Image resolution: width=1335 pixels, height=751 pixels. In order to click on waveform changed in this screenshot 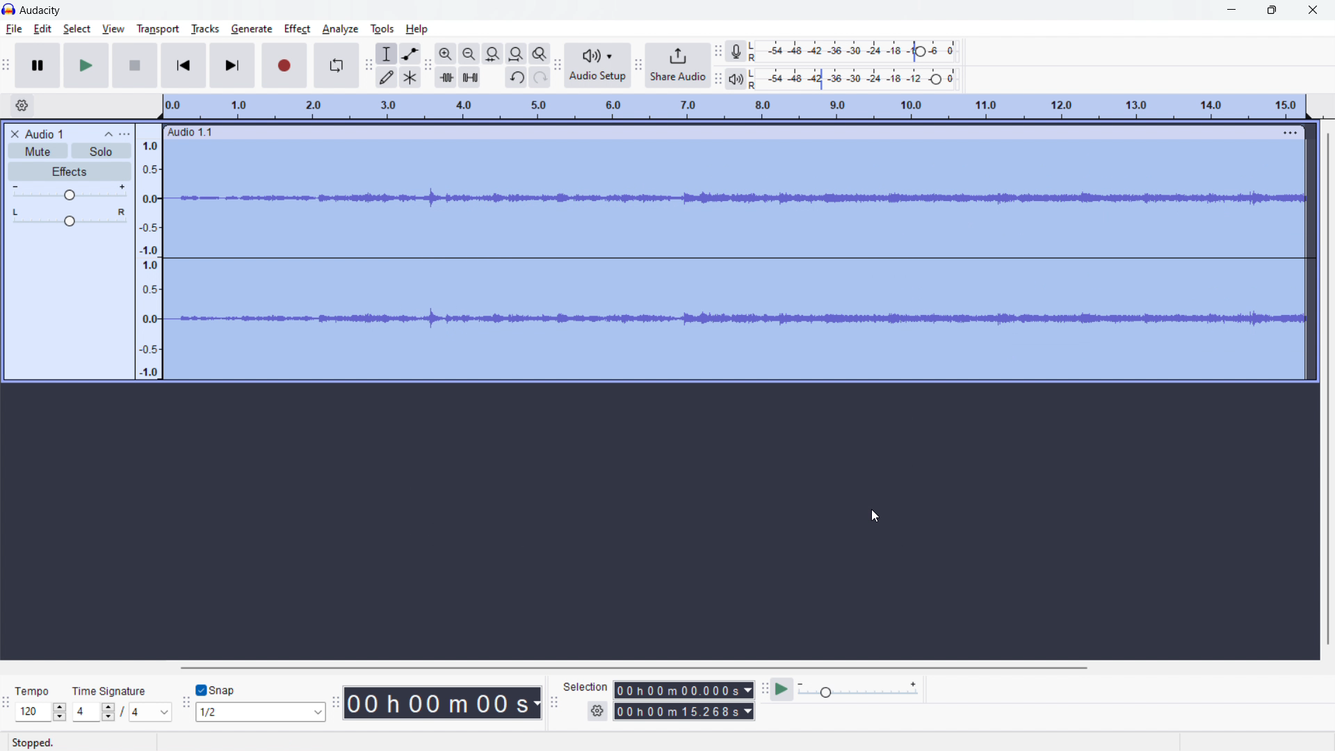, I will do `click(734, 200)`.